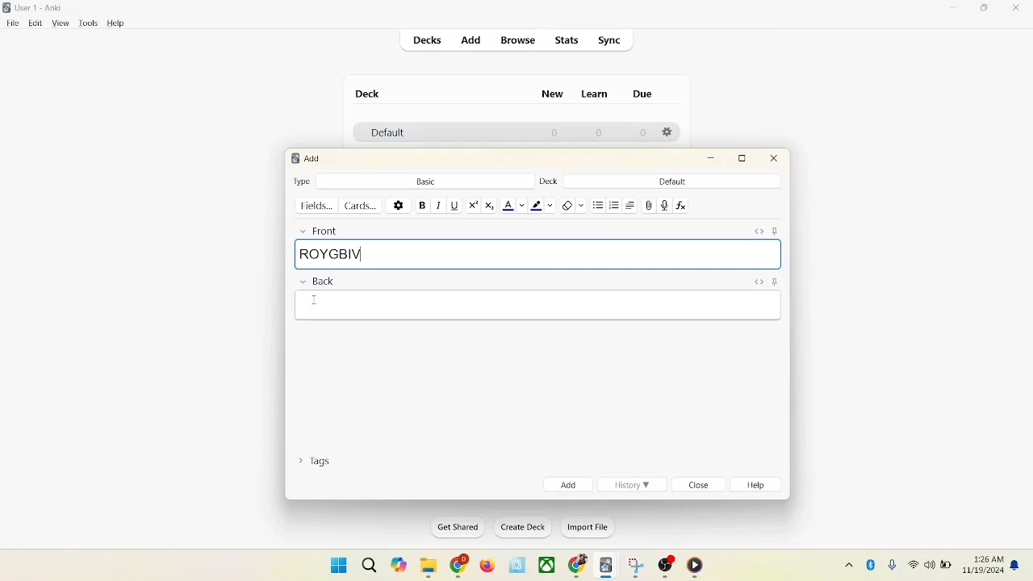  What do you see at coordinates (846, 564) in the screenshot?
I see `show hidden icon` at bounding box center [846, 564].